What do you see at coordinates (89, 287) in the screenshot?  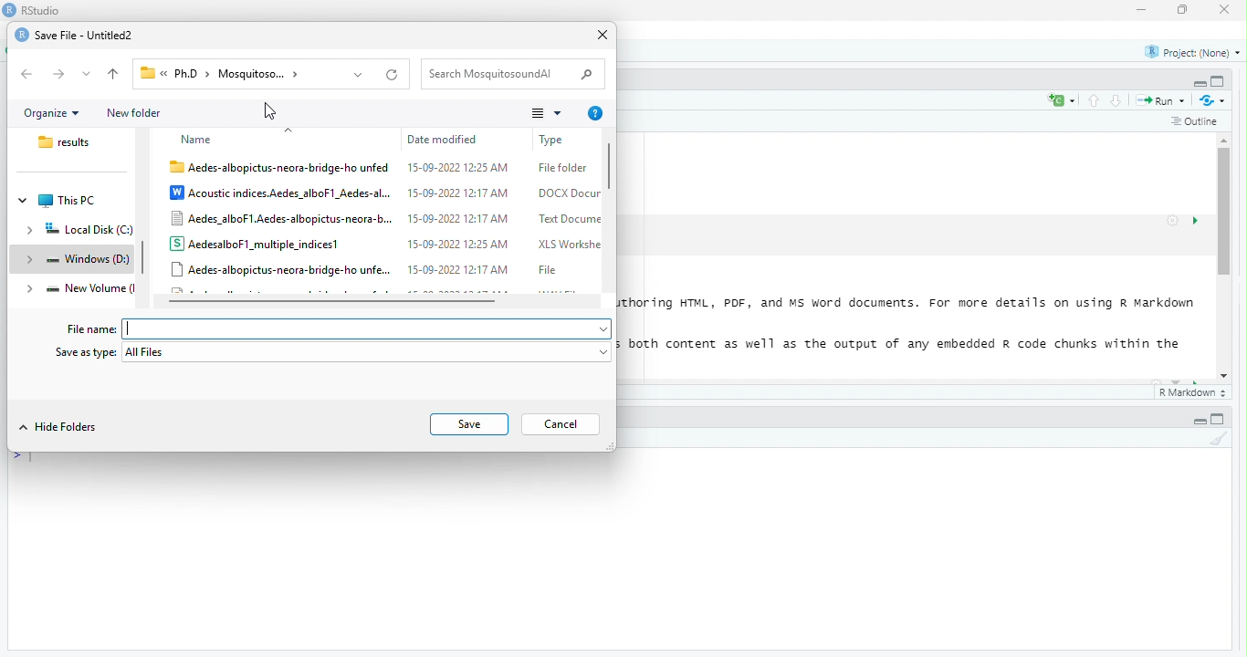 I see `New Volume (I:)` at bounding box center [89, 287].